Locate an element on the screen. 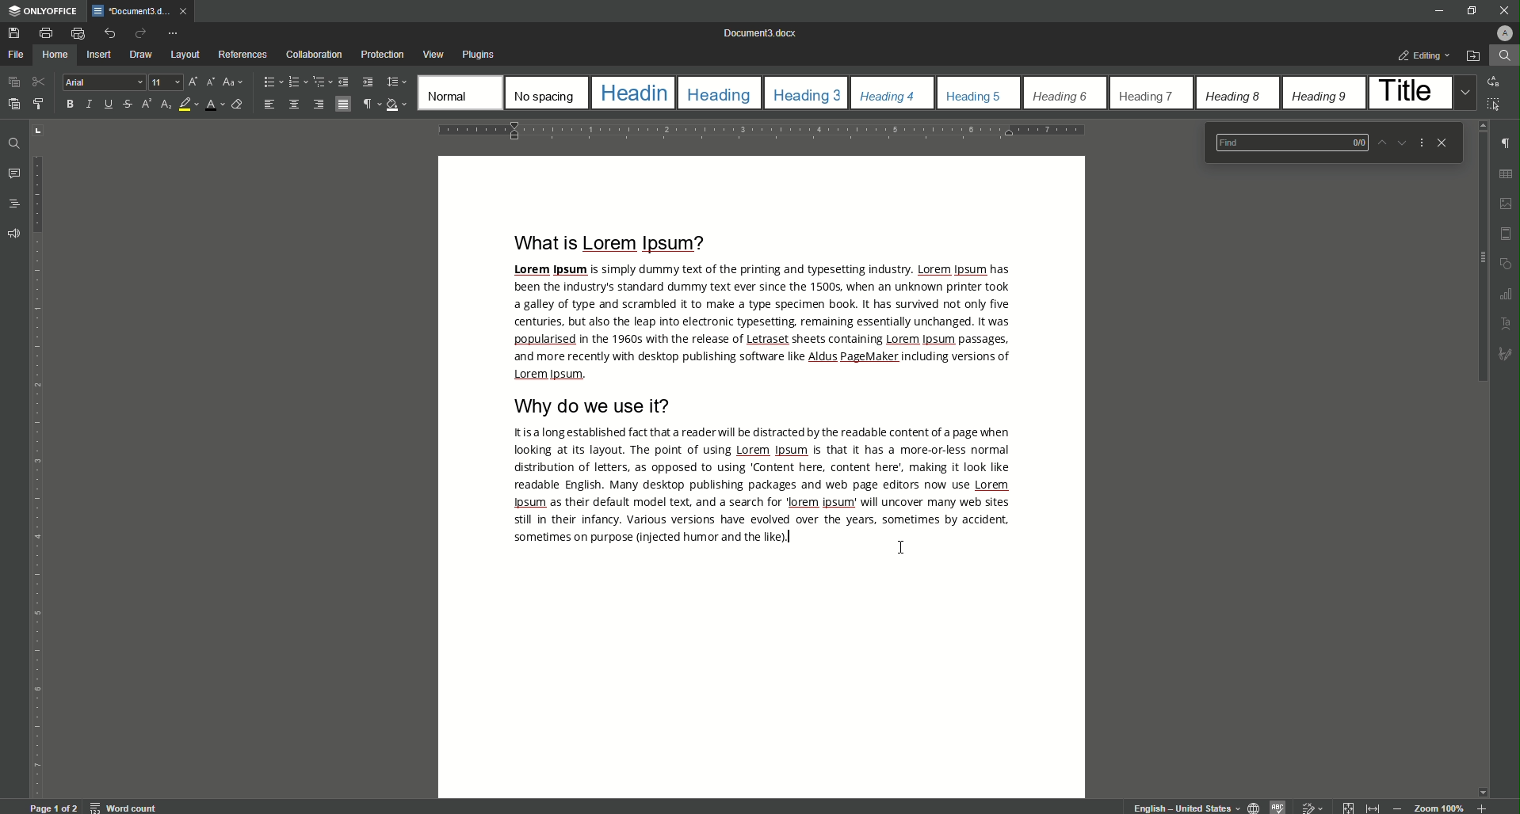 The height and width of the screenshot is (814, 1520). Quick Print is located at coordinates (74, 32).